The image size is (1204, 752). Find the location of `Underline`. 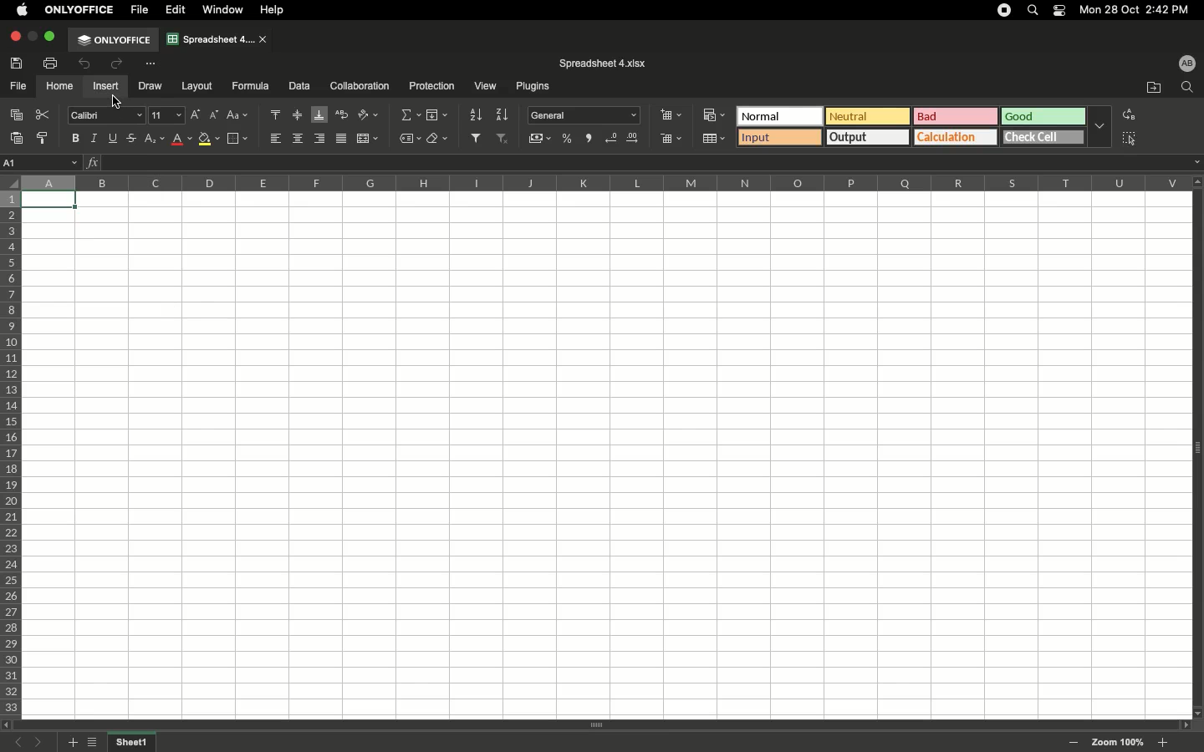

Underline is located at coordinates (115, 138).